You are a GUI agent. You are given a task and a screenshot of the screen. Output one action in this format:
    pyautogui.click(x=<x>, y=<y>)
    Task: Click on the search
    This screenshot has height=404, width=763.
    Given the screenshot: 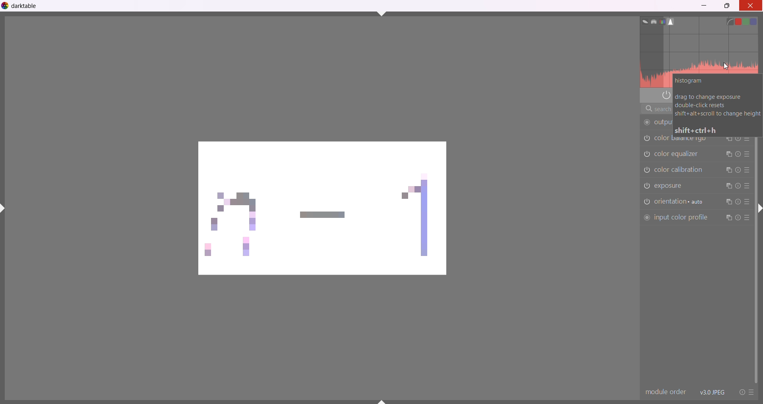 What is the action you would take?
    pyautogui.click(x=652, y=110)
    